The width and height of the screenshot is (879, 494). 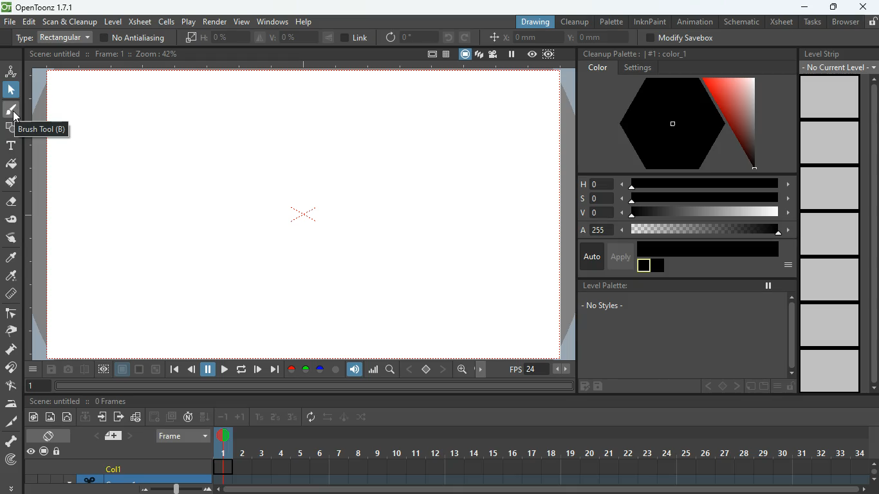 What do you see at coordinates (156, 370) in the screenshot?
I see `size` at bounding box center [156, 370].